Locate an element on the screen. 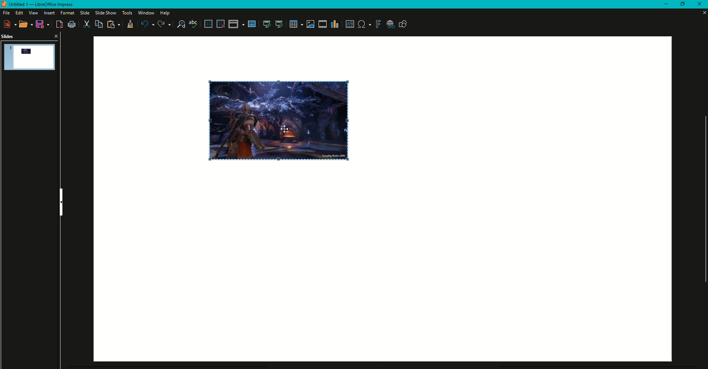 Image resolution: width=708 pixels, height=369 pixels. Restore is located at coordinates (681, 4).